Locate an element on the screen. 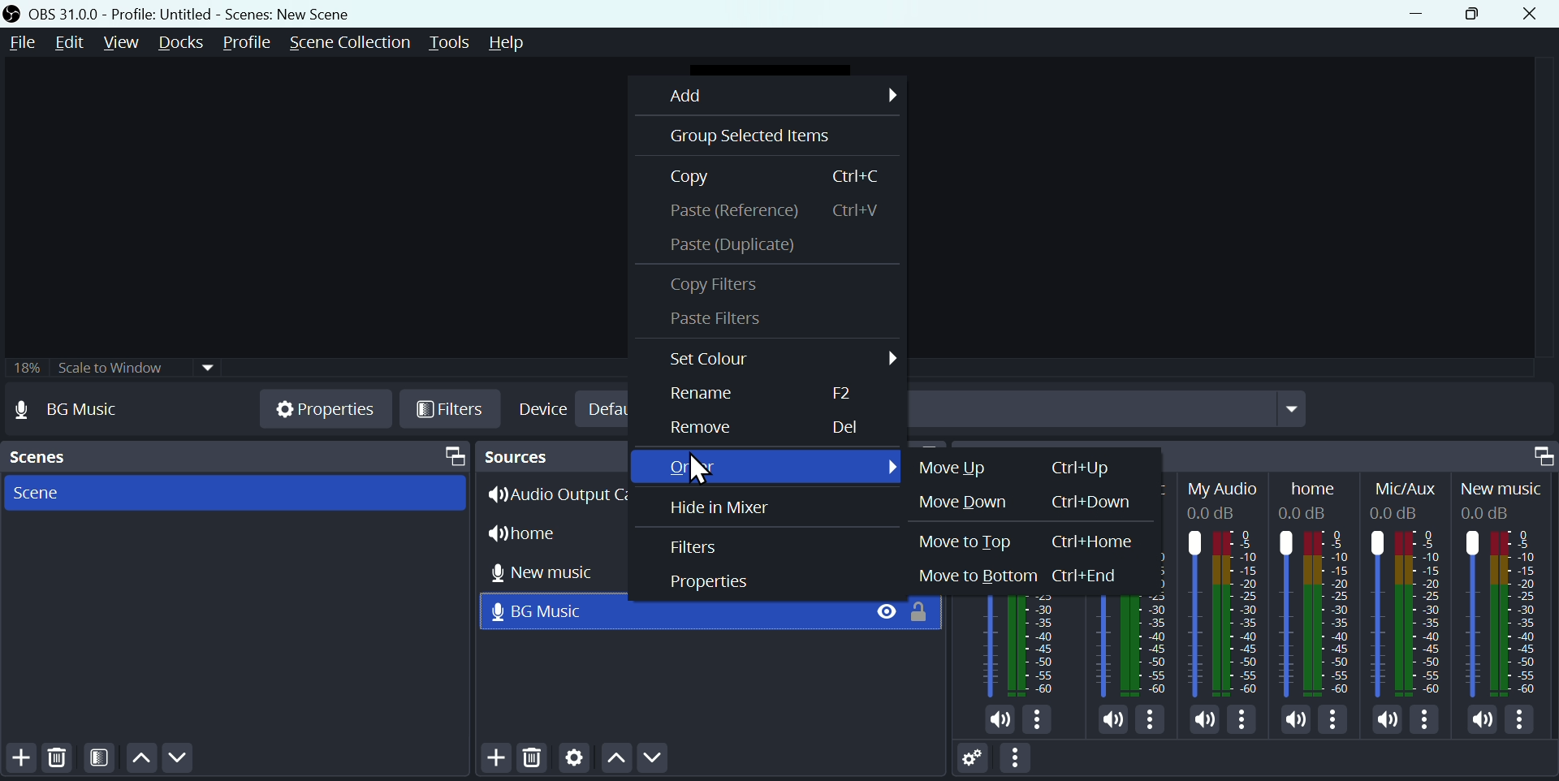  home is located at coordinates (551, 532).